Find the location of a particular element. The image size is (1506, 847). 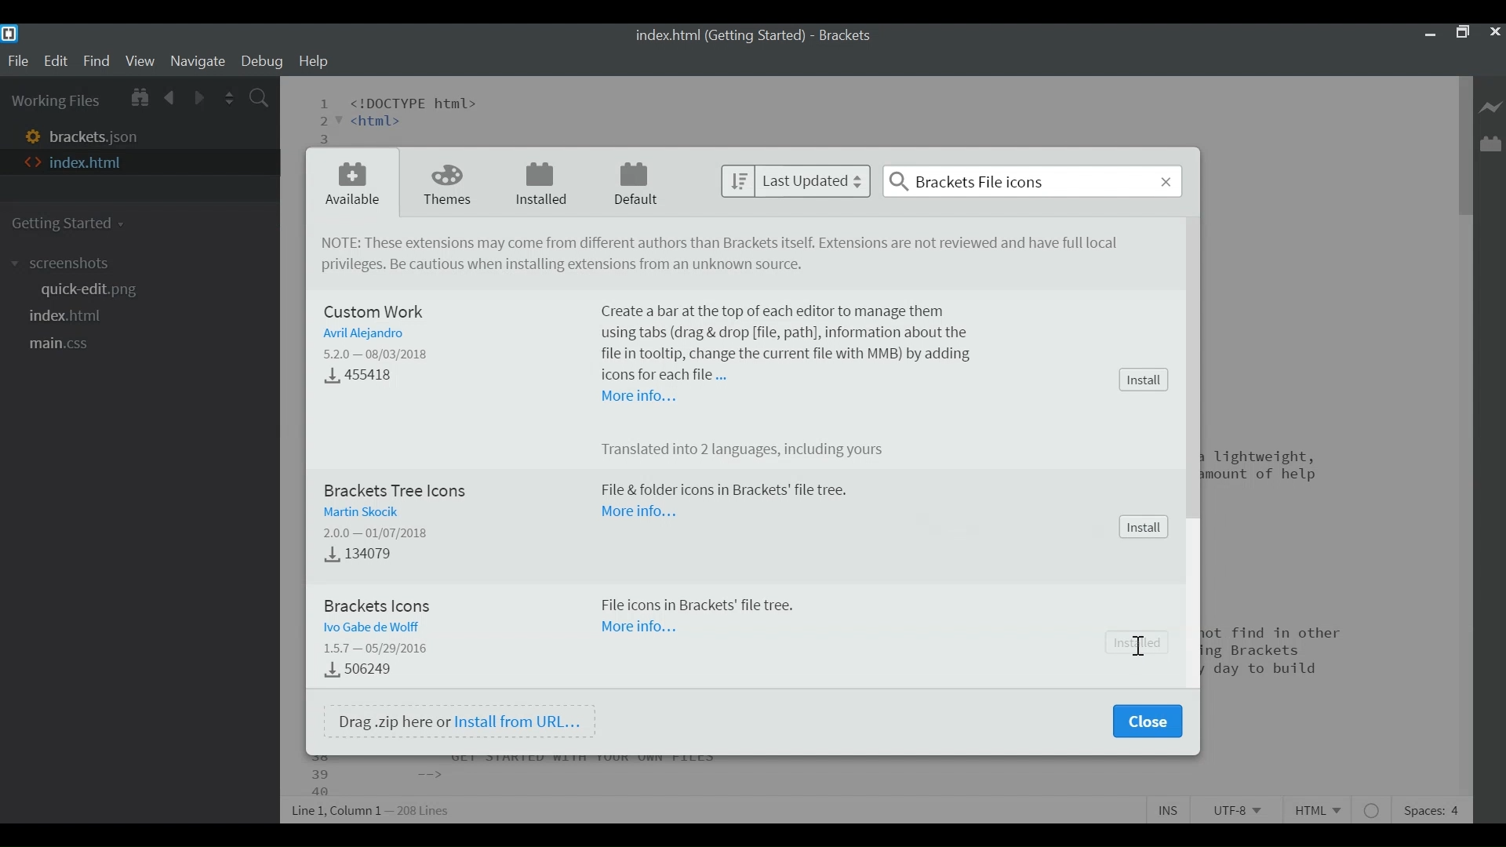

Debug is located at coordinates (264, 63).